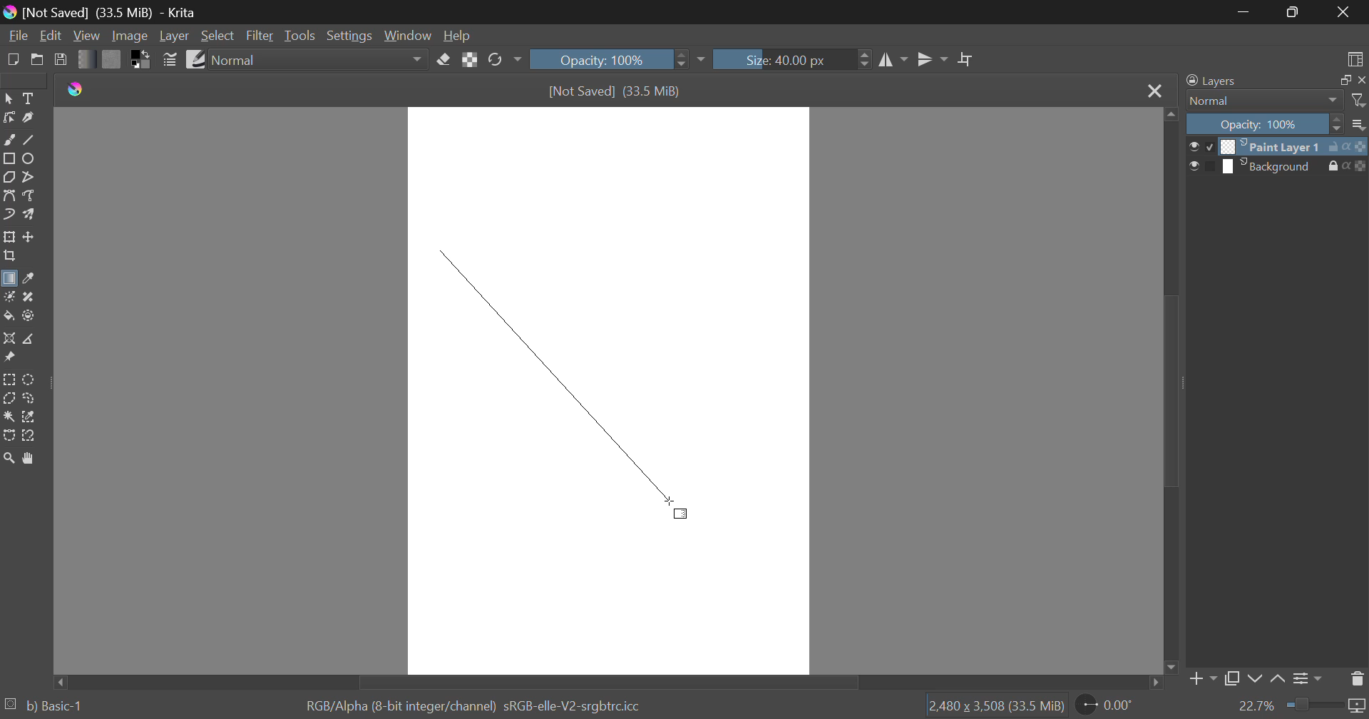  What do you see at coordinates (27, 280) in the screenshot?
I see `Eyedropper` at bounding box center [27, 280].